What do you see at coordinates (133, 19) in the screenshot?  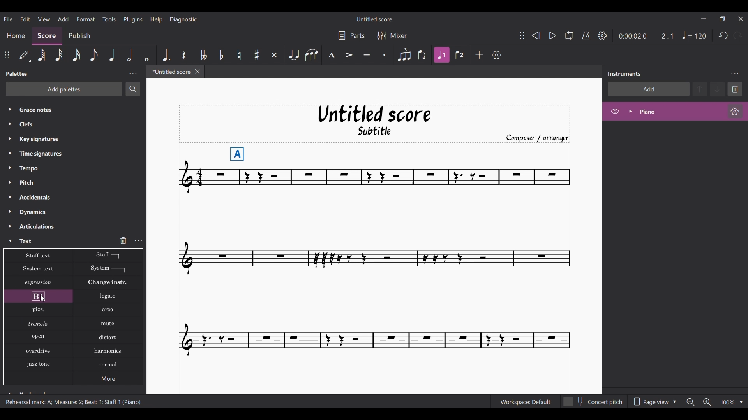 I see `Plugins menu` at bounding box center [133, 19].